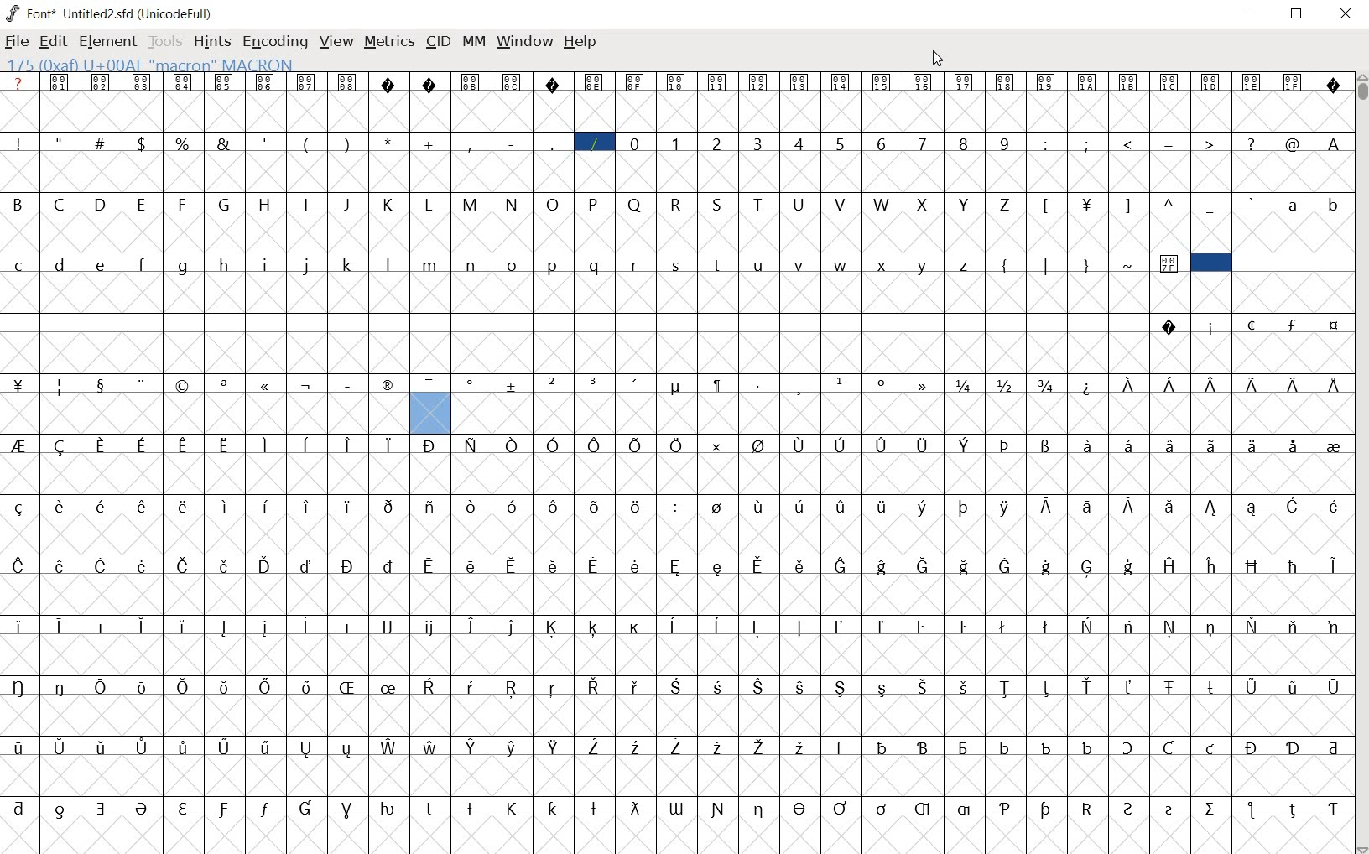  What do you see at coordinates (265, 143) in the screenshot?
I see `'` at bounding box center [265, 143].